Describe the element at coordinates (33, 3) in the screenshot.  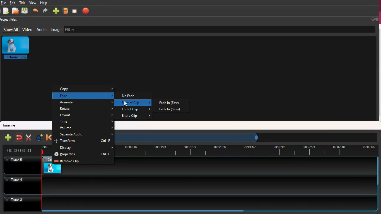
I see `view` at that location.